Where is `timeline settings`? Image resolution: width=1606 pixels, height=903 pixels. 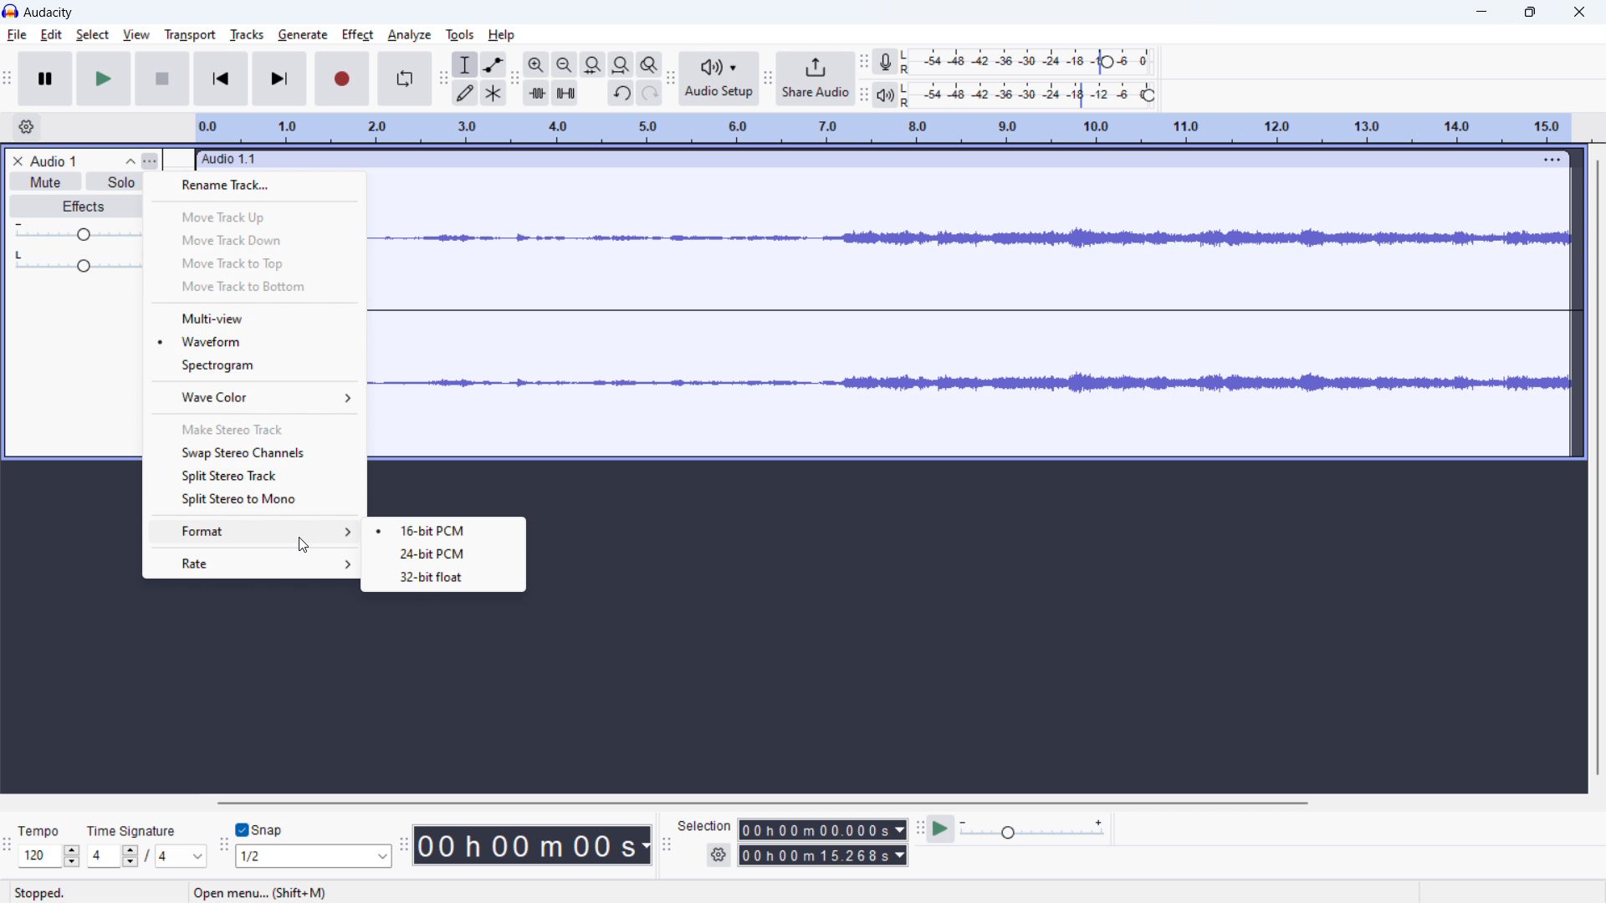 timeline settings is located at coordinates (27, 126).